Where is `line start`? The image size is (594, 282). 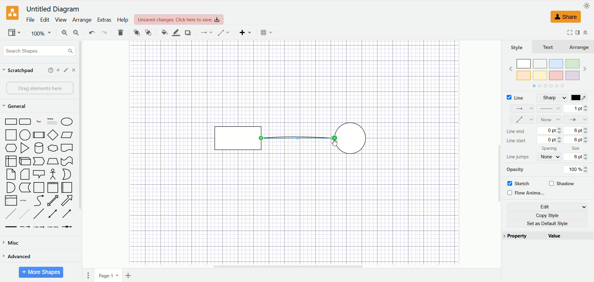 line start is located at coordinates (517, 141).